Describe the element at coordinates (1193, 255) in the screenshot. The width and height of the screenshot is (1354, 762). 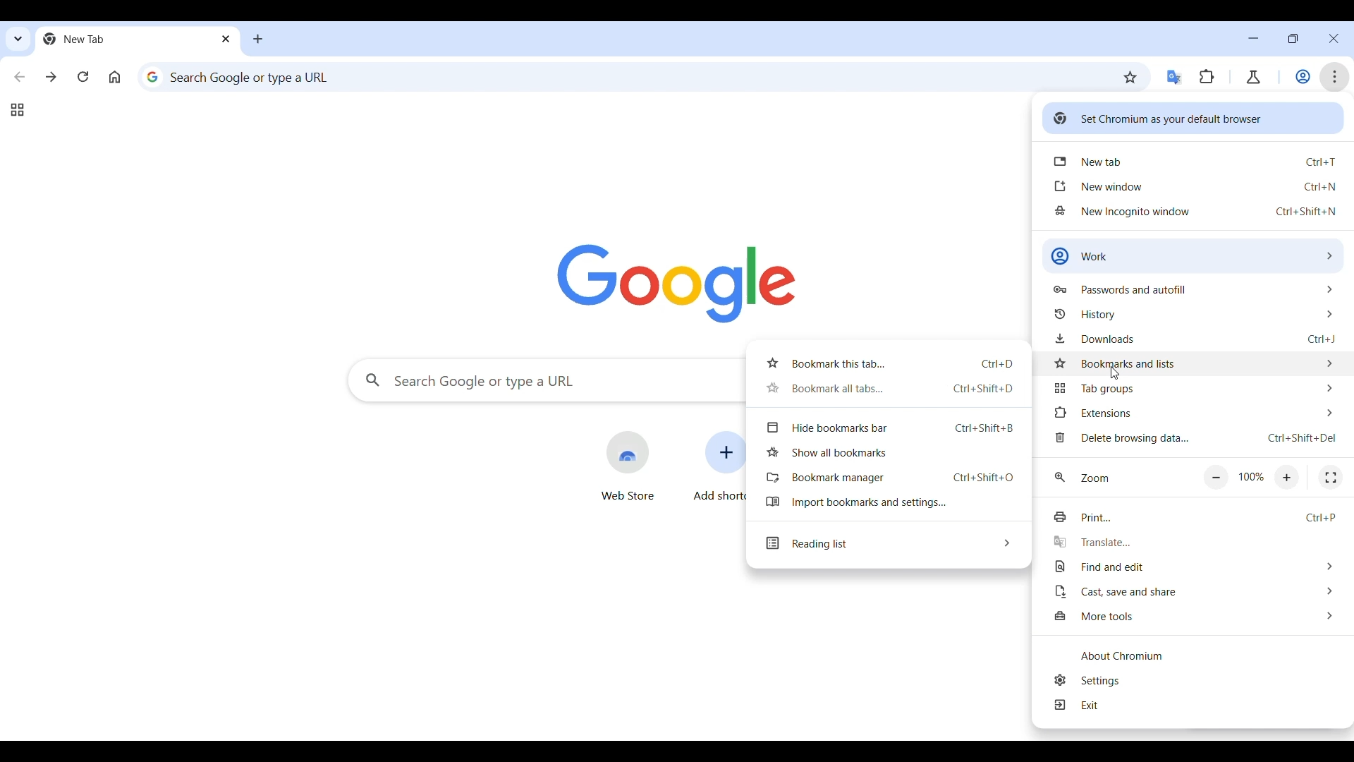
I see `Work ` at that location.